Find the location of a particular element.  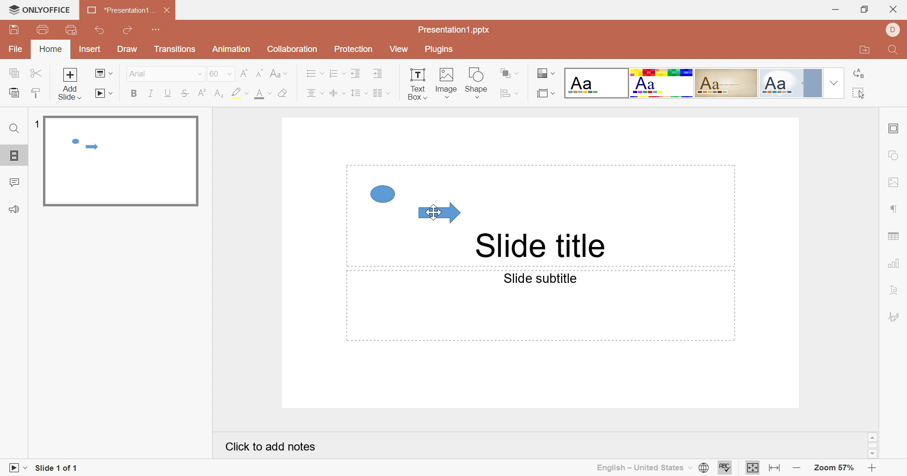

Close is located at coordinates (895, 9).